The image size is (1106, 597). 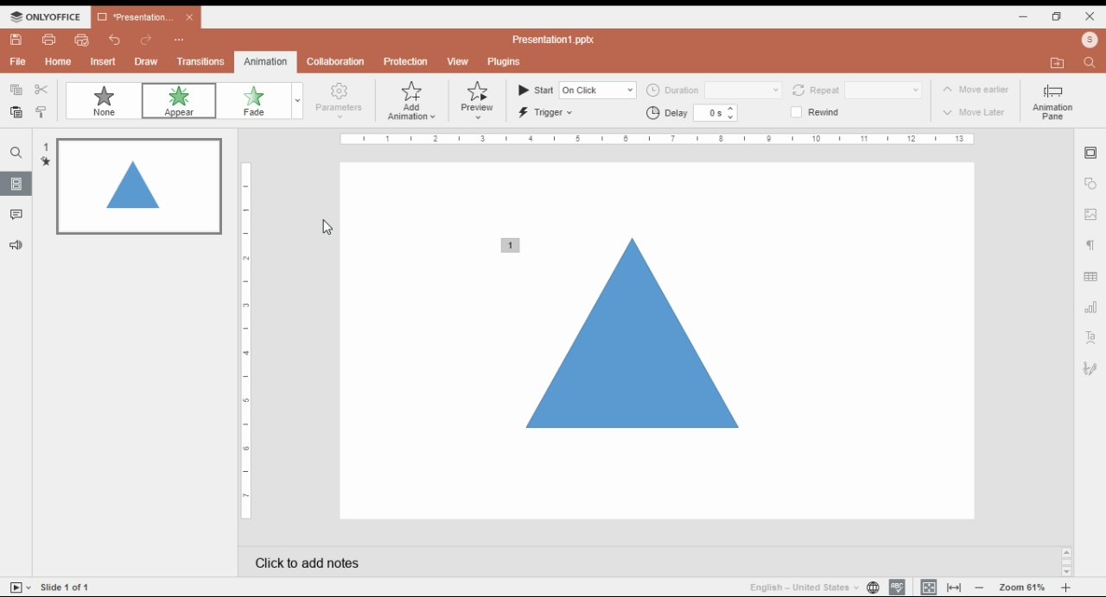 What do you see at coordinates (481, 103) in the screenshot?
I see `preview` at bounding box center [481, 103].